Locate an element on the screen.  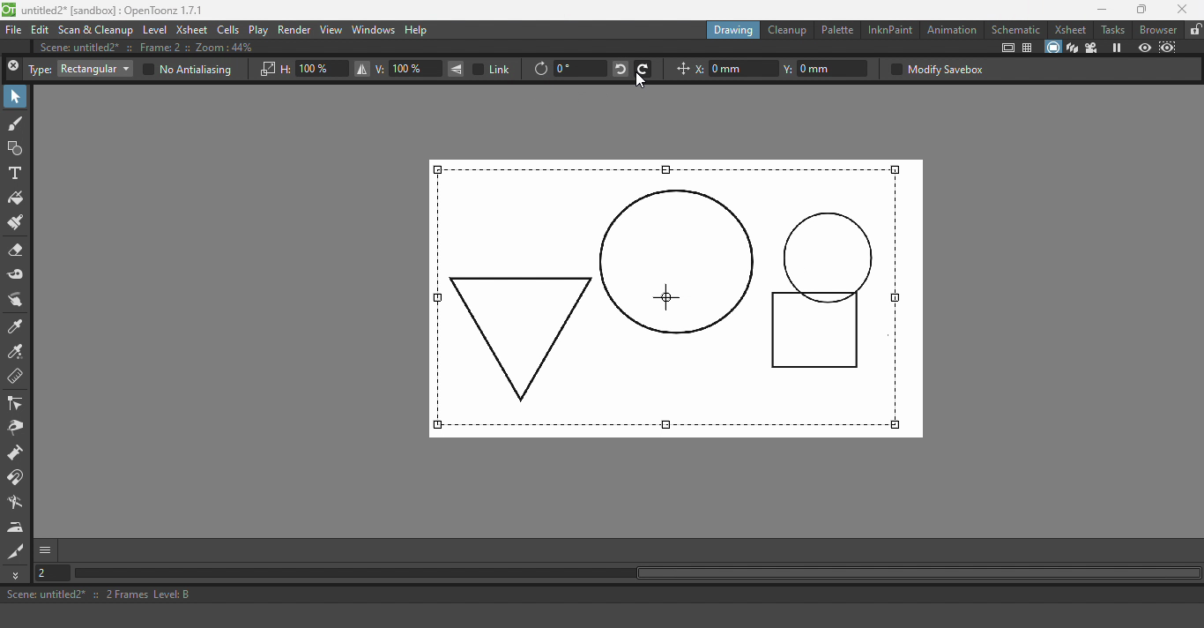
Paintbrush tool is located at coordinates (18, 223).